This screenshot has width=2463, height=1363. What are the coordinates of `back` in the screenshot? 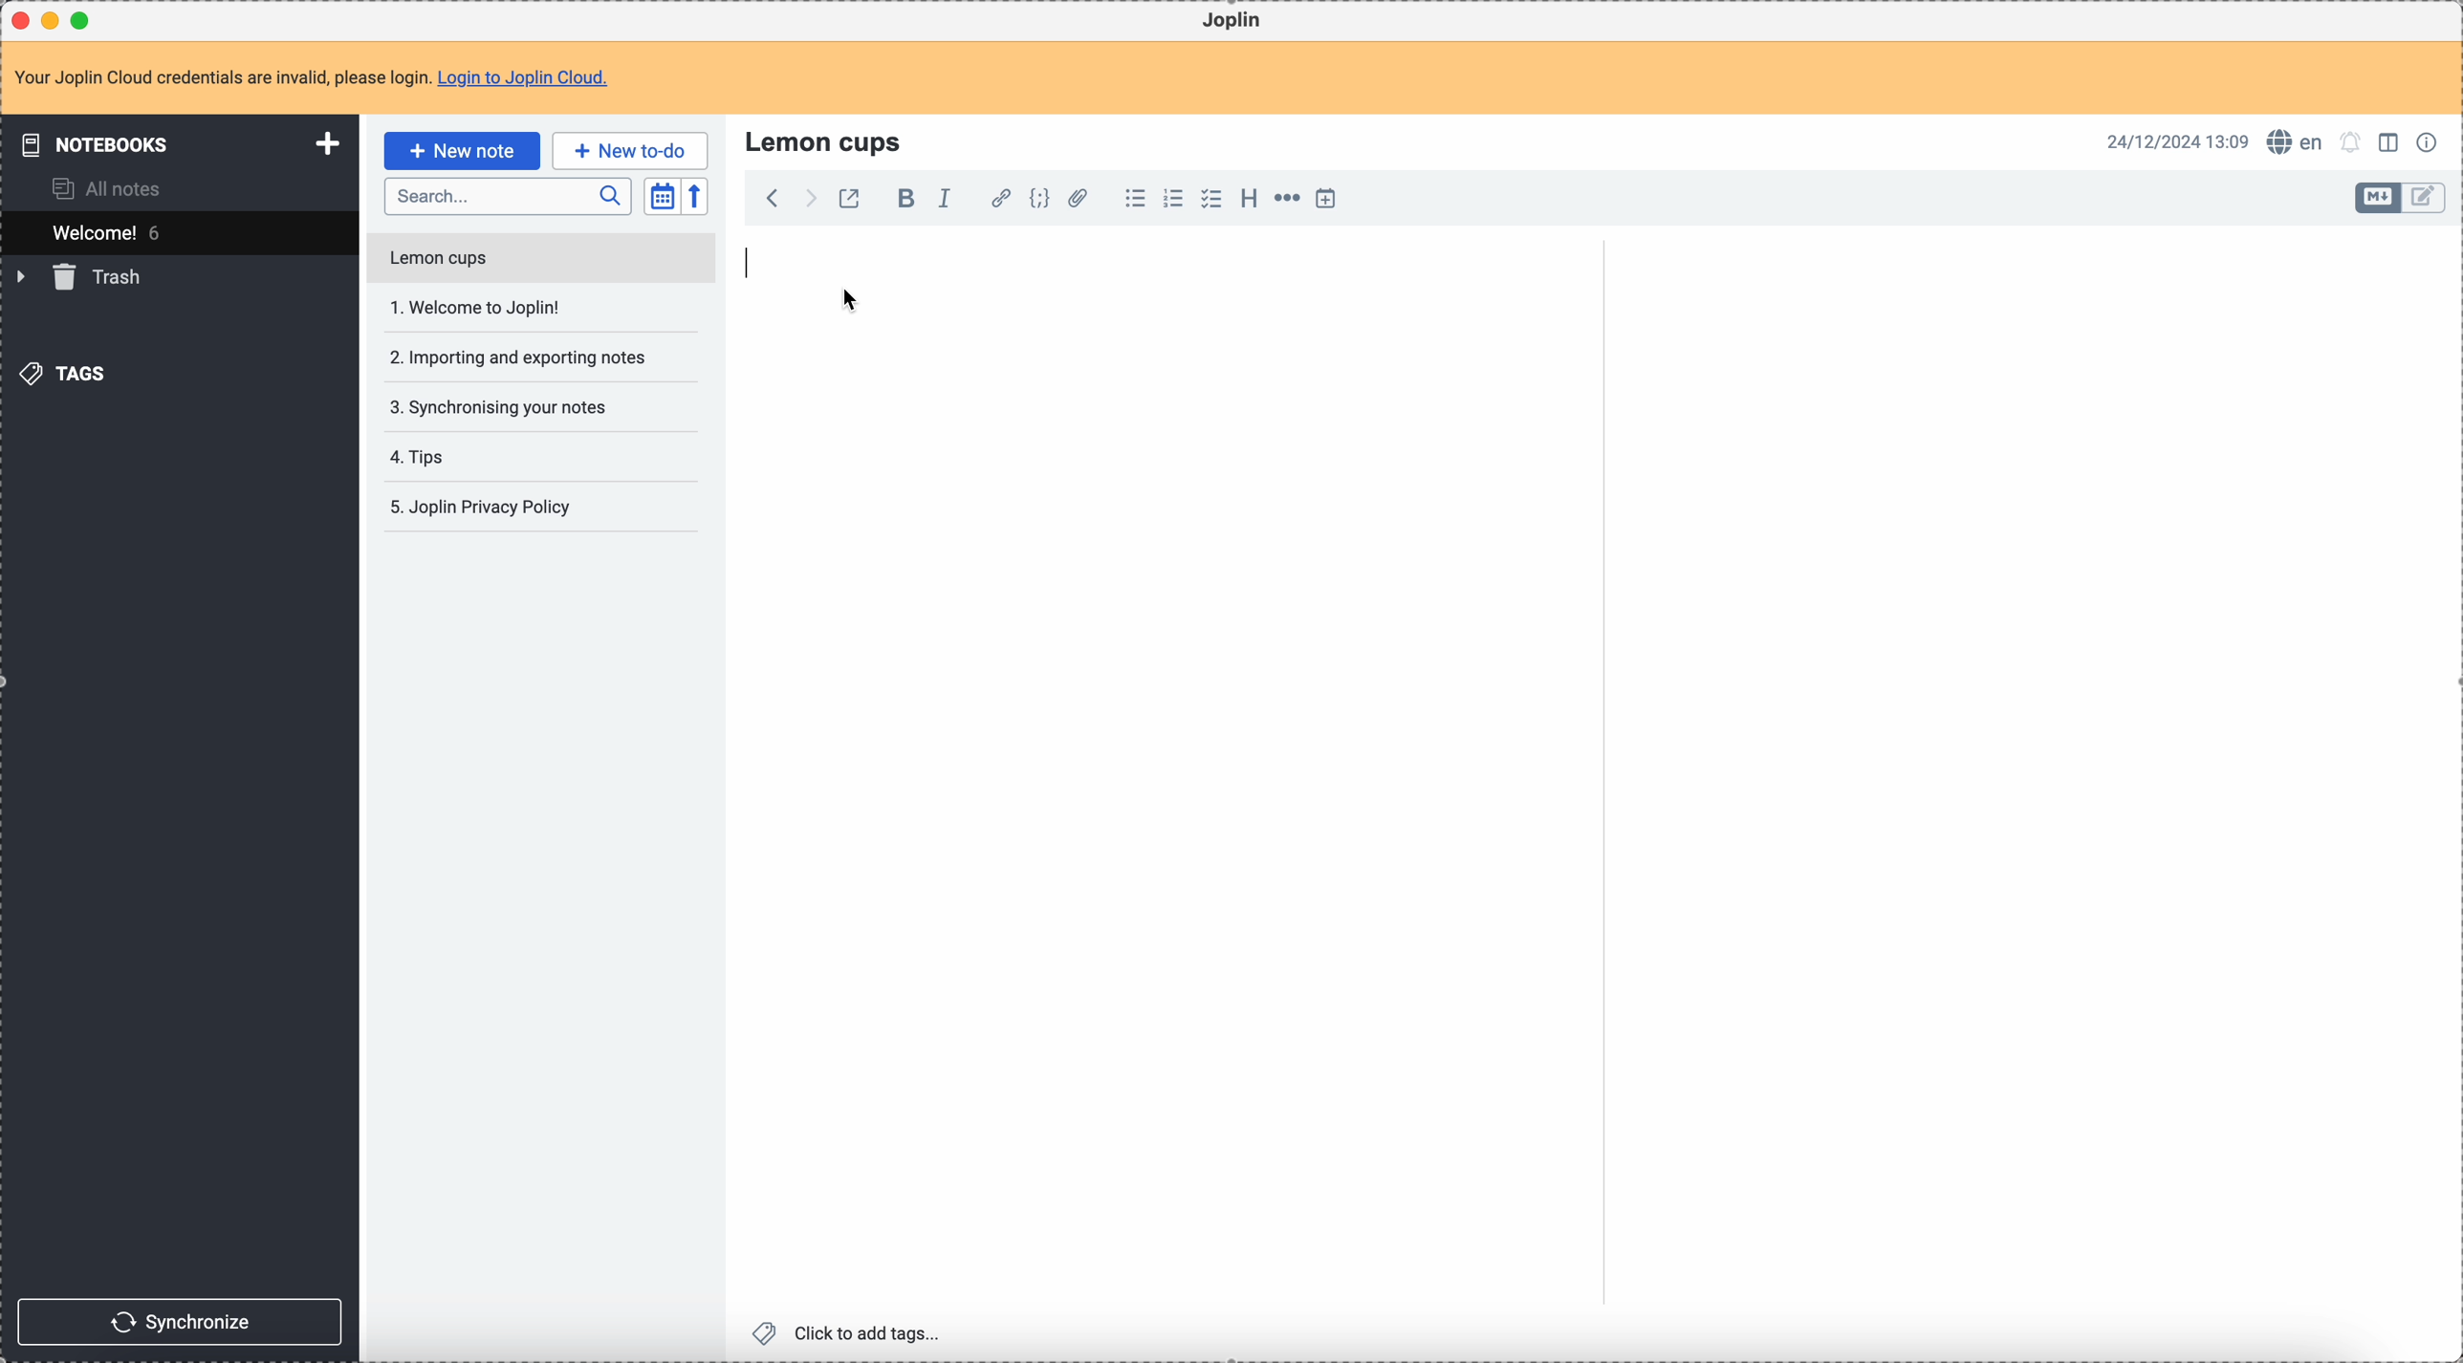 It's located at (772, 198).